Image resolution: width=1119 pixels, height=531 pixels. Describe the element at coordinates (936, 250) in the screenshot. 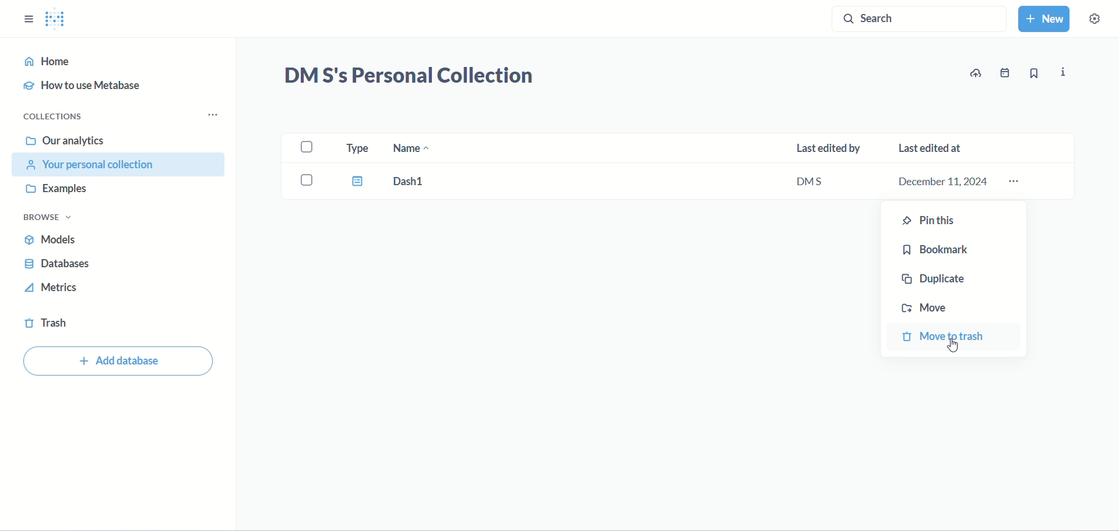

I see `bookmark` at that location.